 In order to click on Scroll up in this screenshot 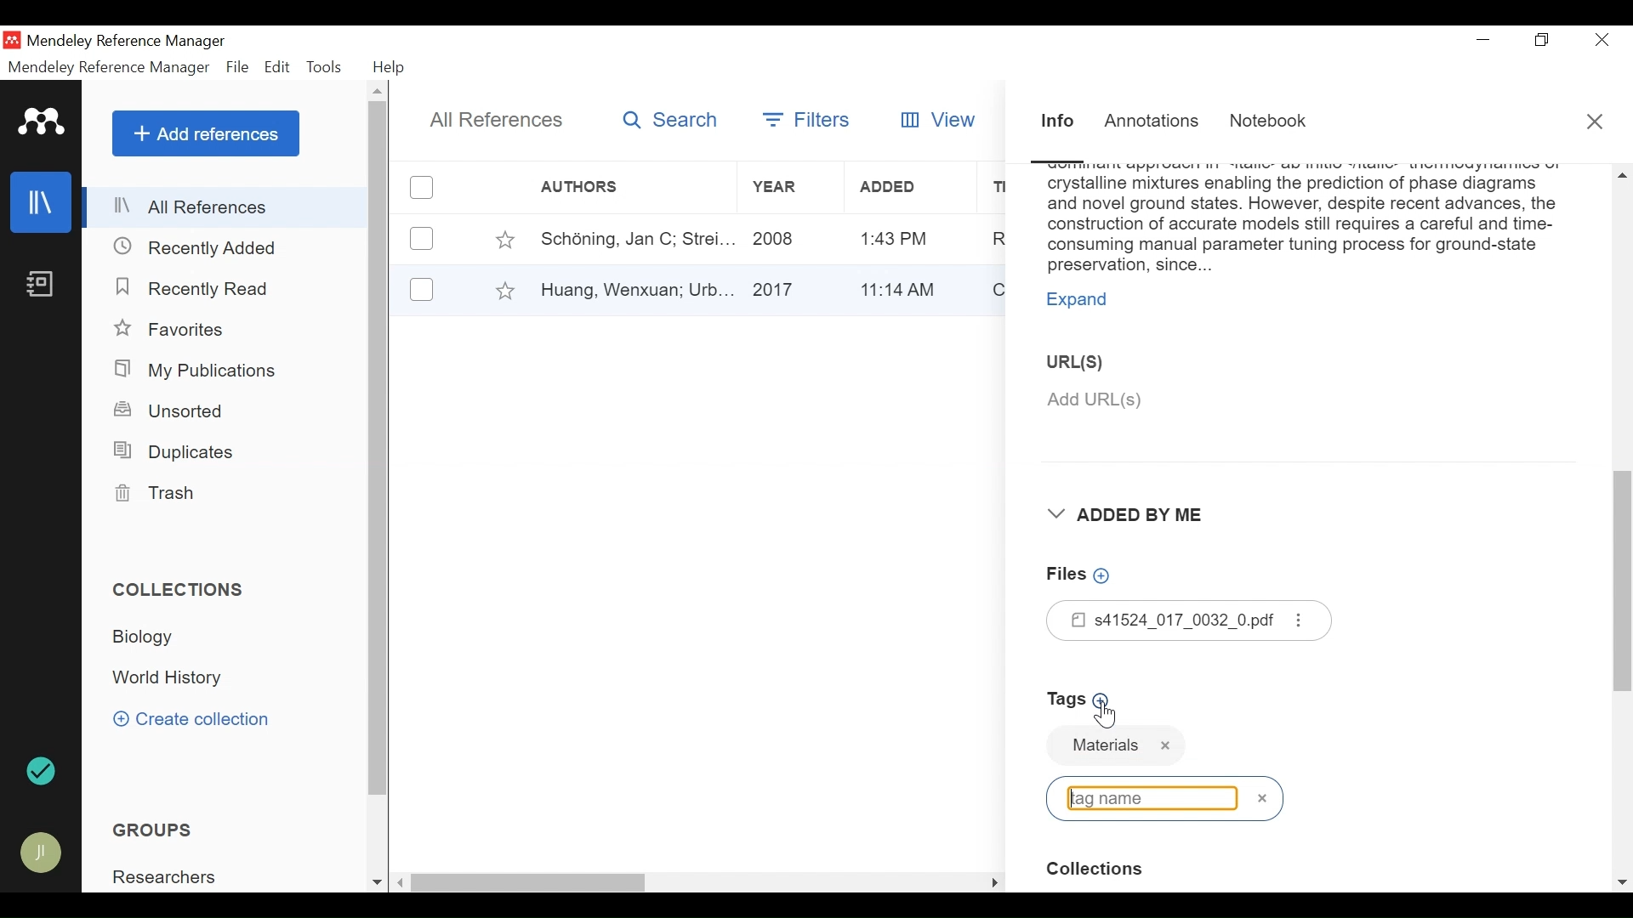, I will do `click(378, 90)`.